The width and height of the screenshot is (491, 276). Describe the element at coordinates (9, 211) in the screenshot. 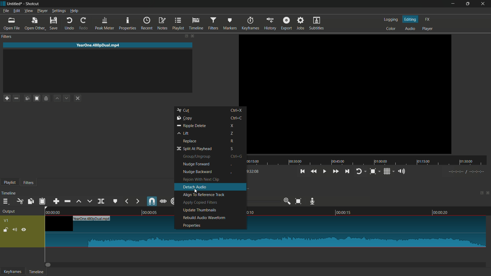

I see `output` at that location.